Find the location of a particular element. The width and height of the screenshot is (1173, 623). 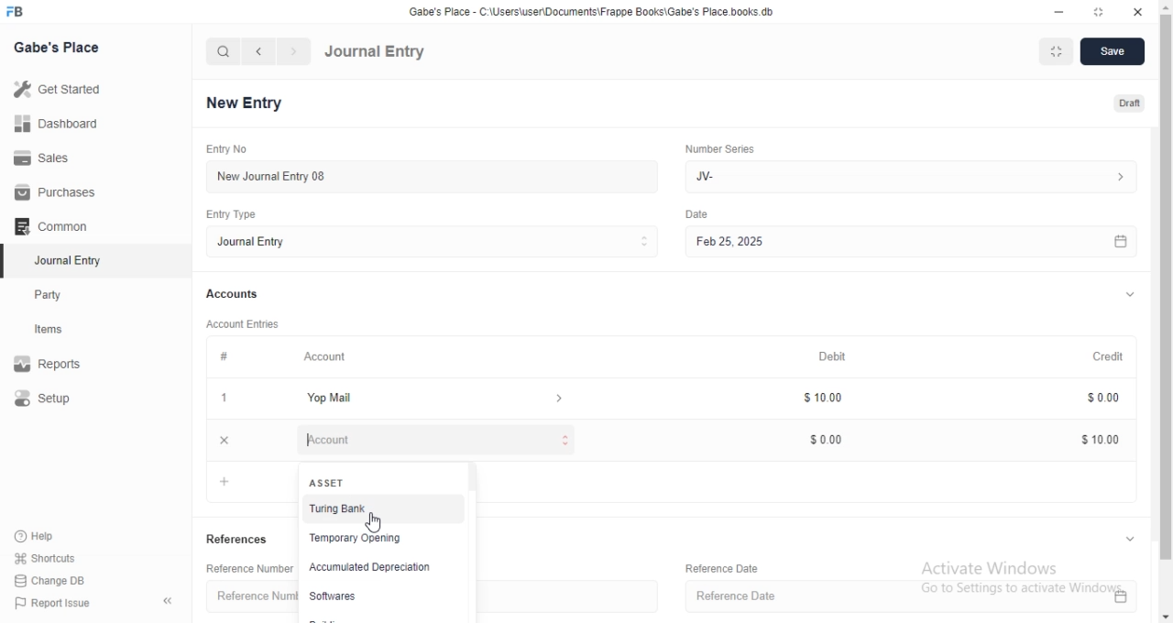

Journal Entry is located at coordinates (434, 243).